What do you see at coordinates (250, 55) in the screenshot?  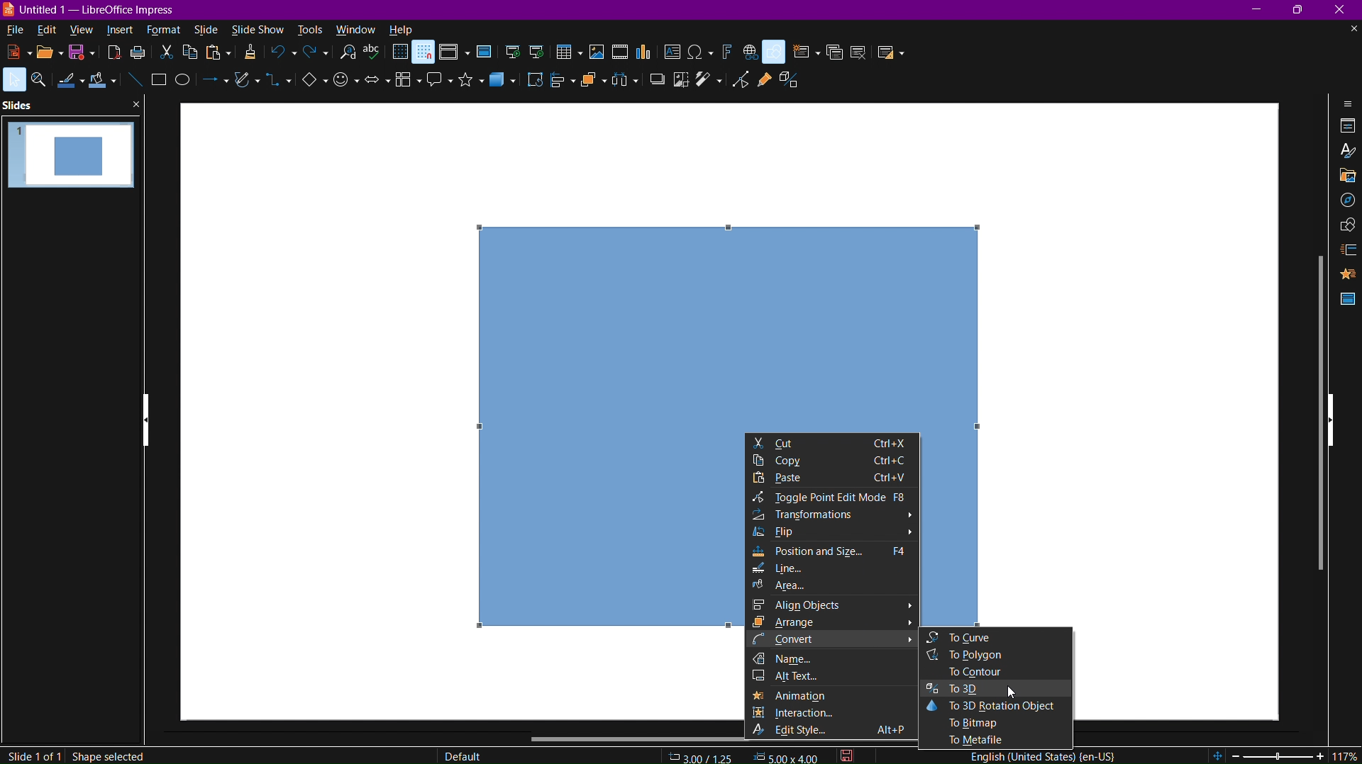 I see `Copy Formatting` at bounding box center [250, 55].